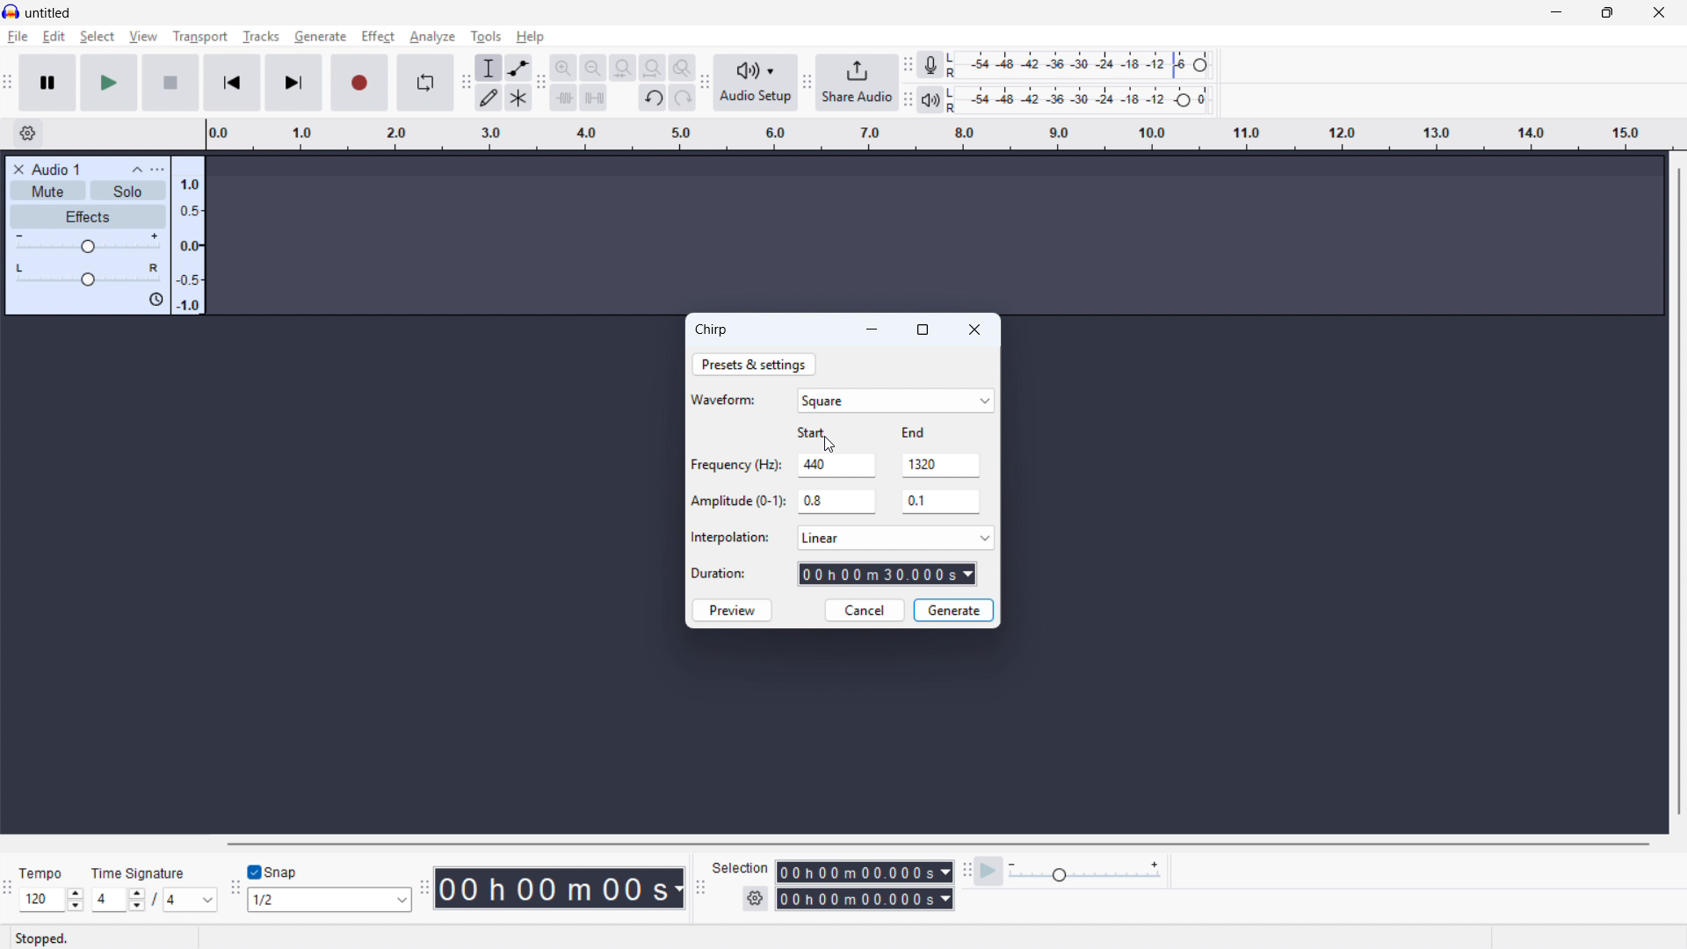 The image size is (1687, 949). What do you see at coordinates (837, 502) in the screenshot?
I see `Starting amplitude ` at bounding box center [837, 502].